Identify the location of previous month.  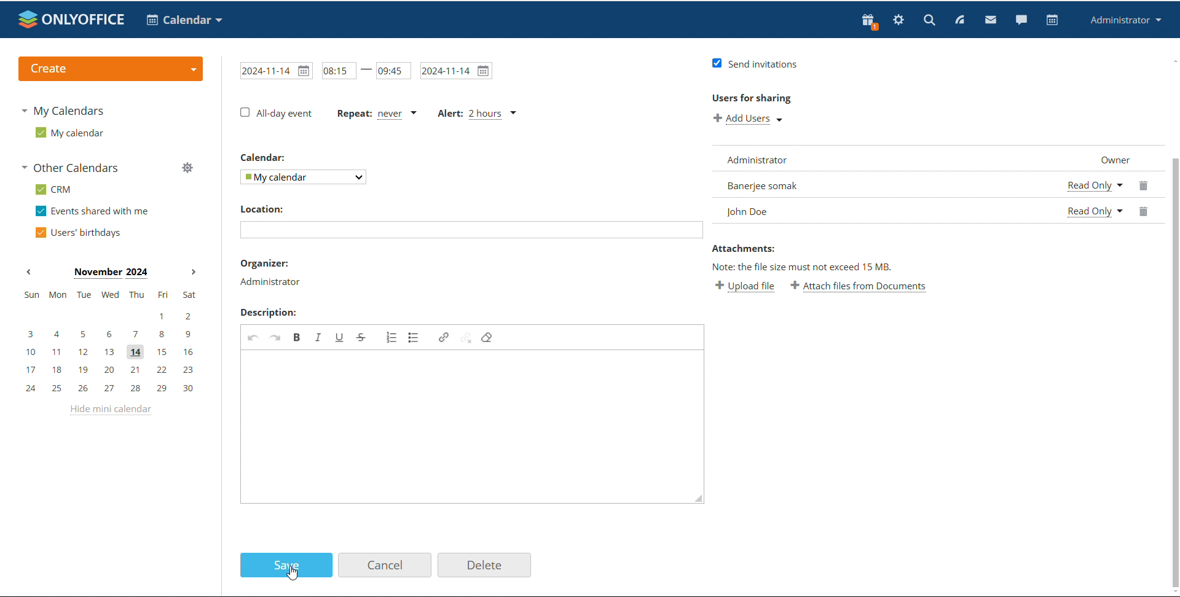
(28, 272).